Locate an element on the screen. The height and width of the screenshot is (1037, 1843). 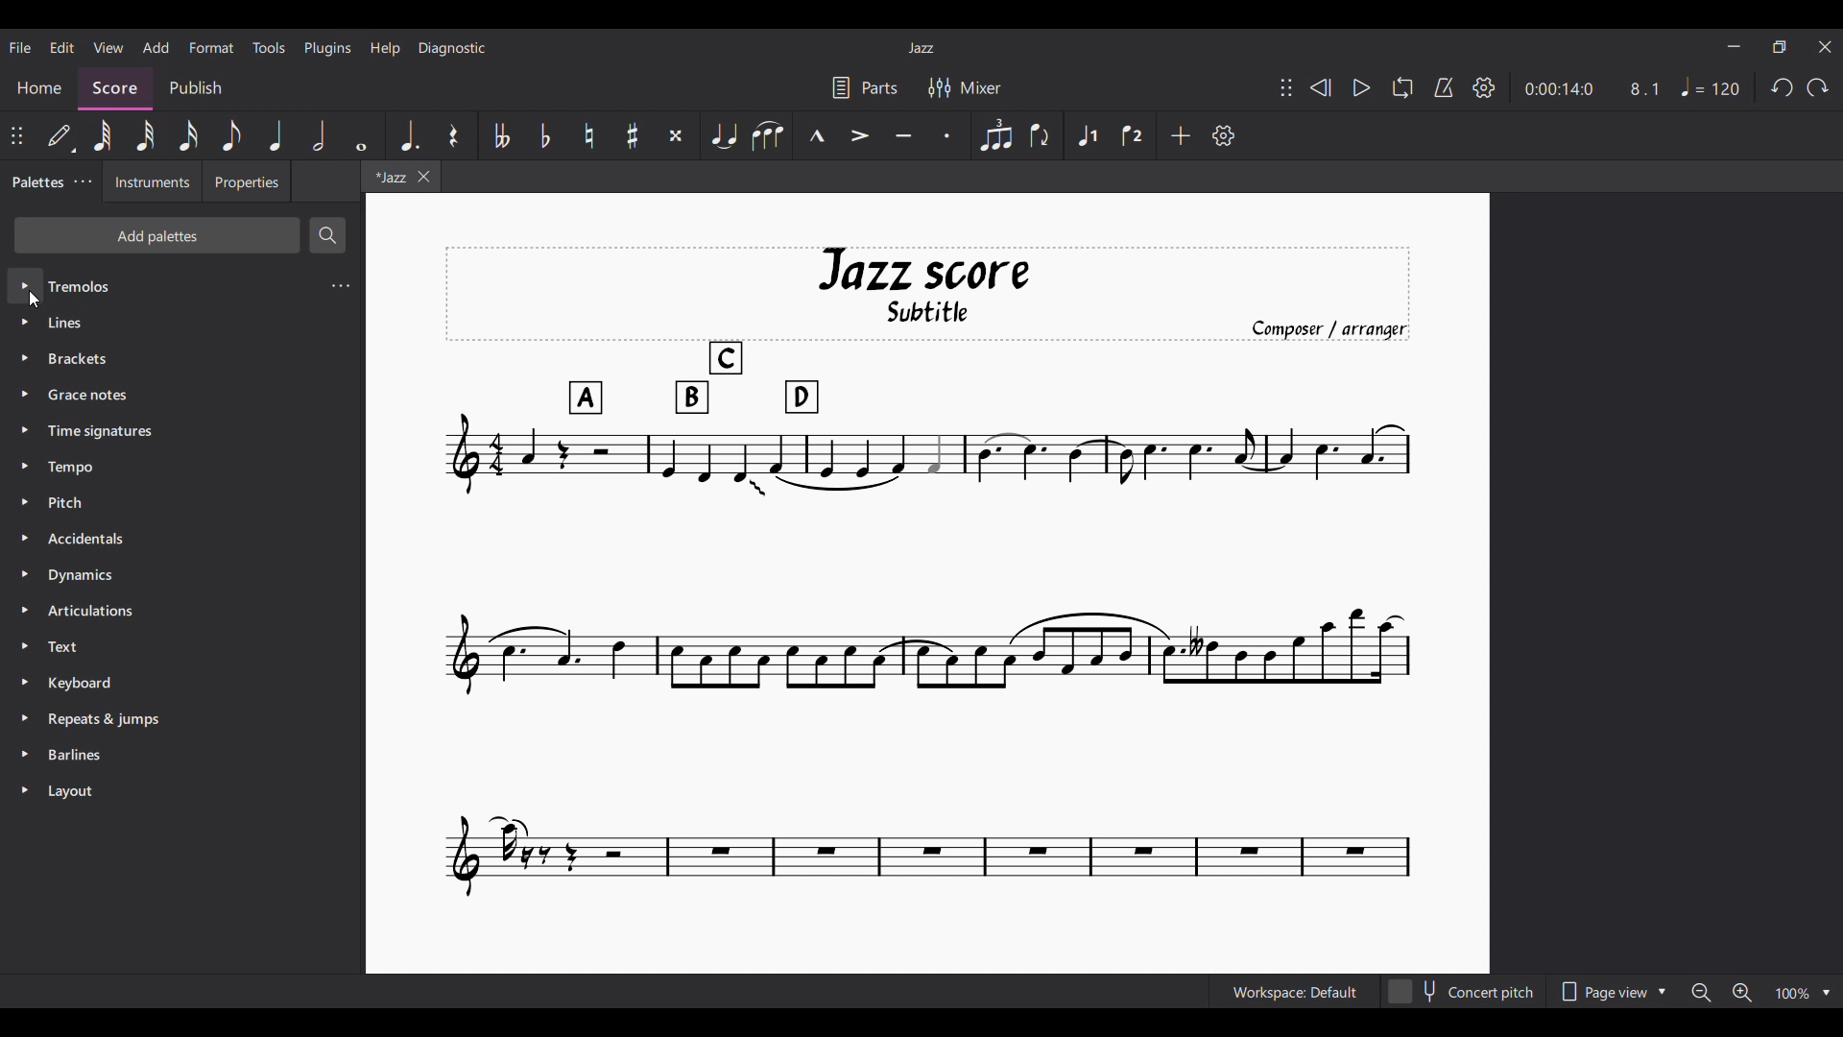
Half note is located at coordinates (319, 134).